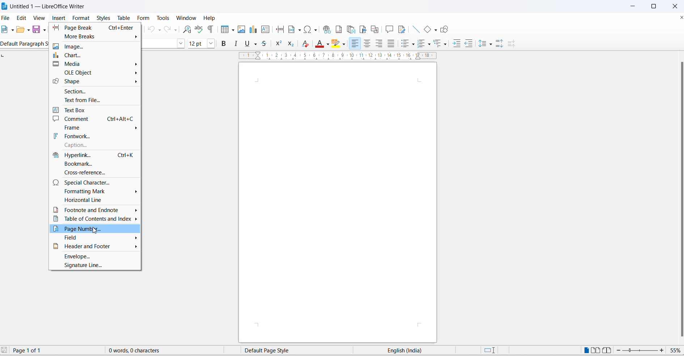 This screenshot has width=684, height=356. What do you see at coordinates (654, 7) in the screenshot?
I see `maximize` at bounding box center [654, 7].